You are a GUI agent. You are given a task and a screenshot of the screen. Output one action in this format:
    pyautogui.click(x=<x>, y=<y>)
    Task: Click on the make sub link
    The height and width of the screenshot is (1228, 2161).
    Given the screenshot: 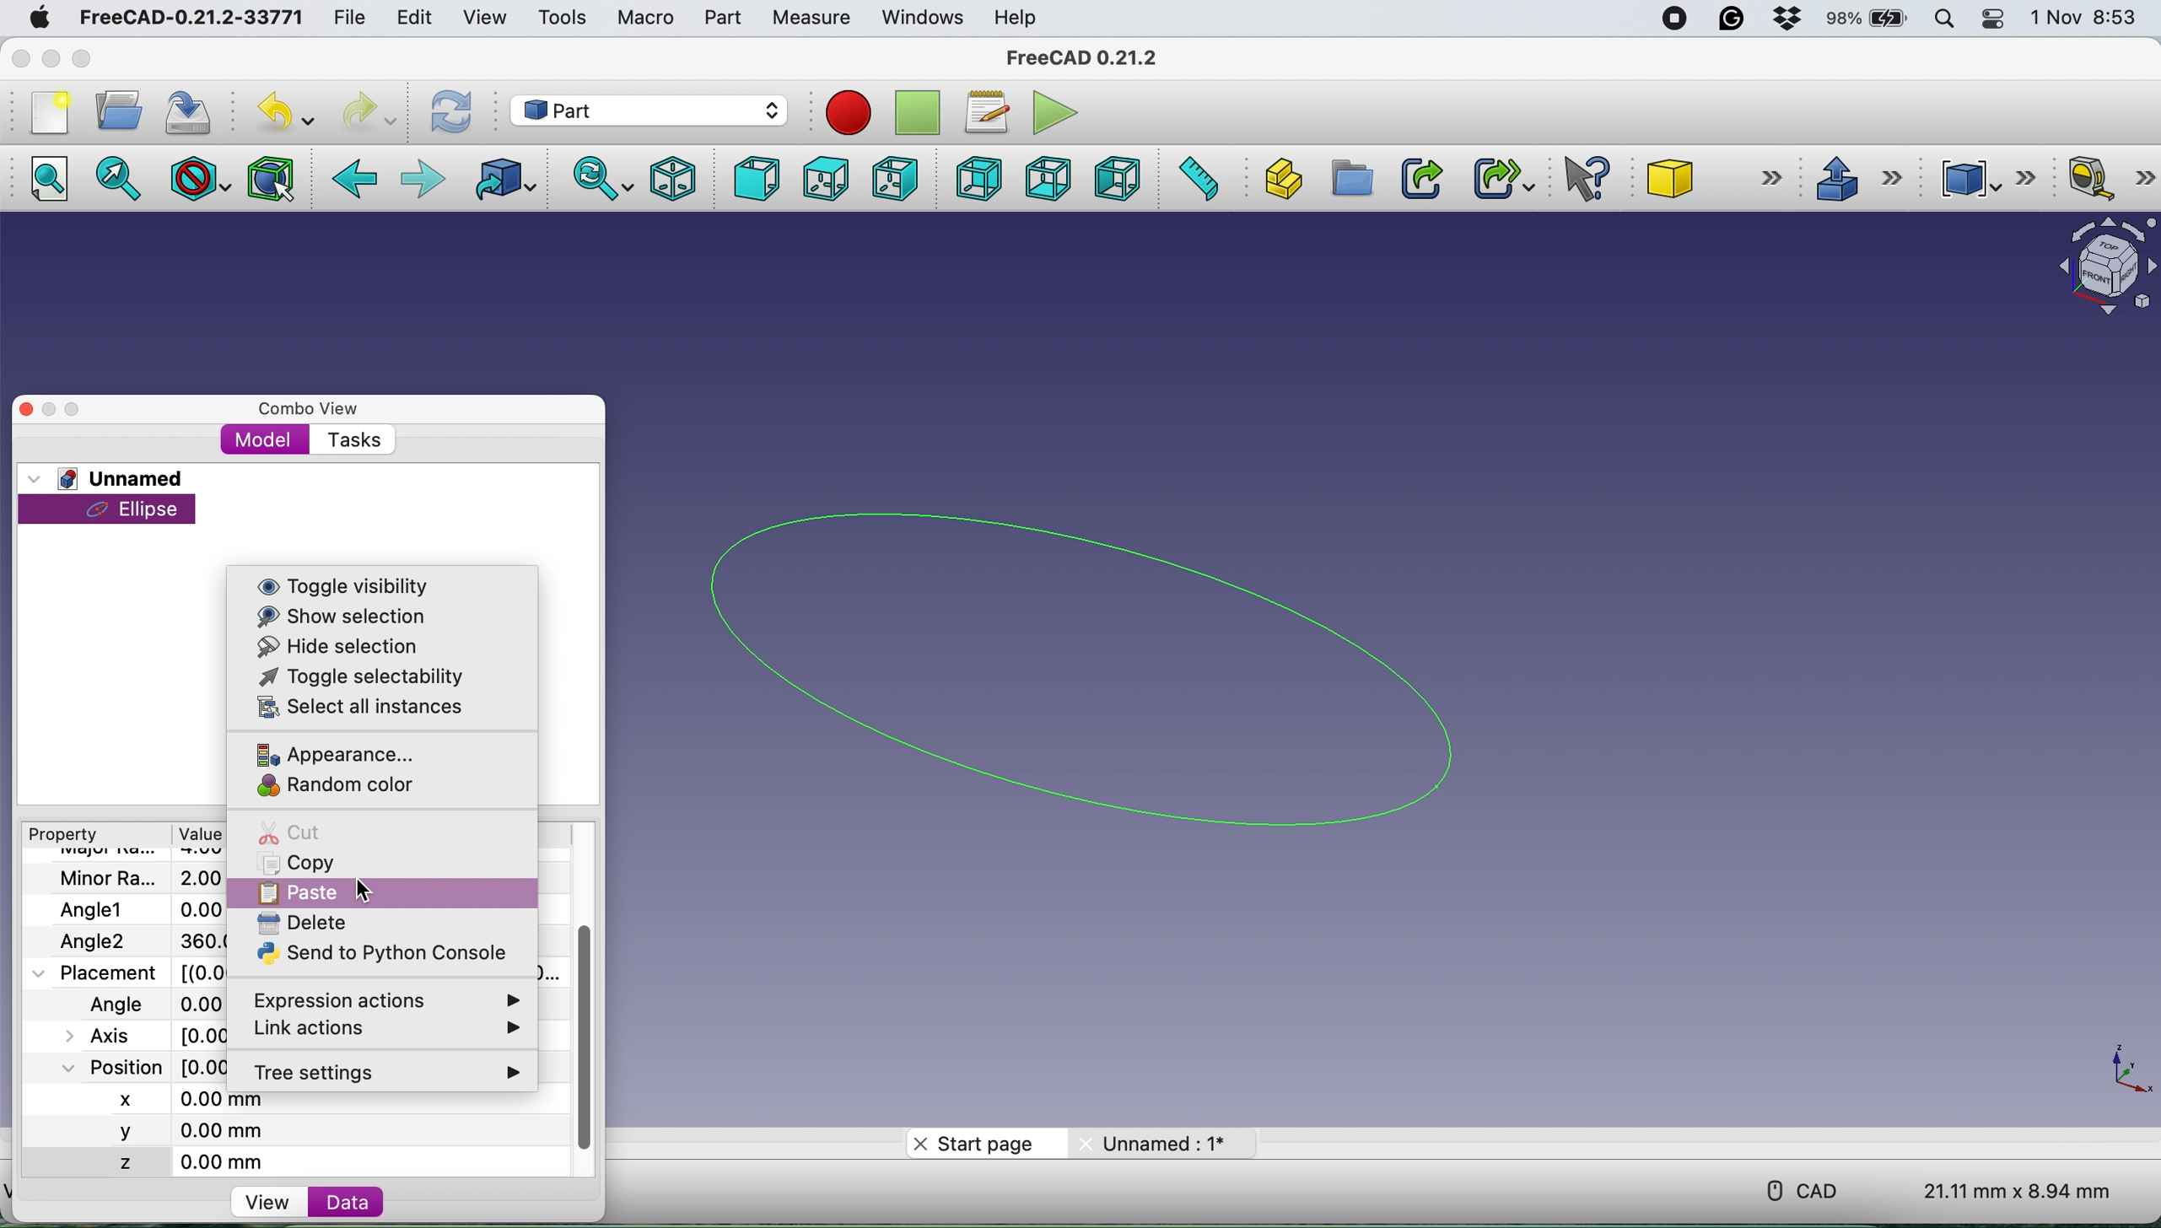 What is the action you would take?
    pyautogui.click(x=1498, y=180)
    